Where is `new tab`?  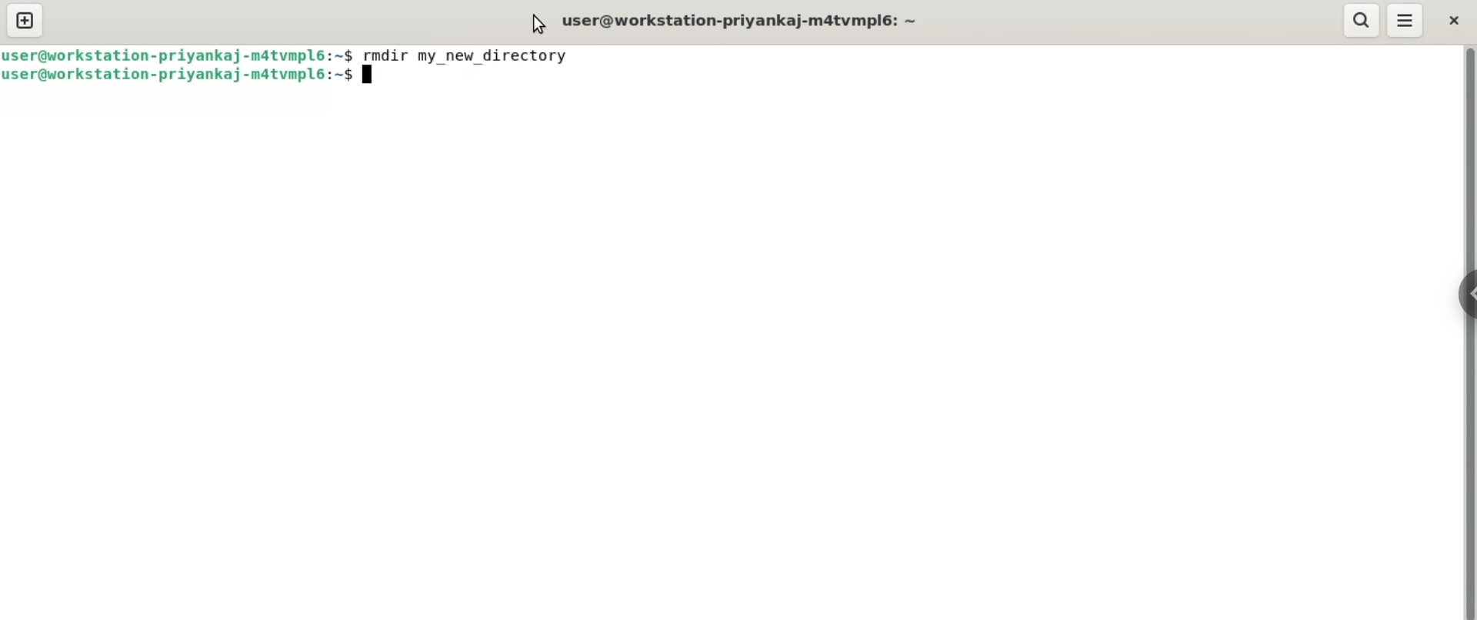
new tab is located at coordinates (28, 20).